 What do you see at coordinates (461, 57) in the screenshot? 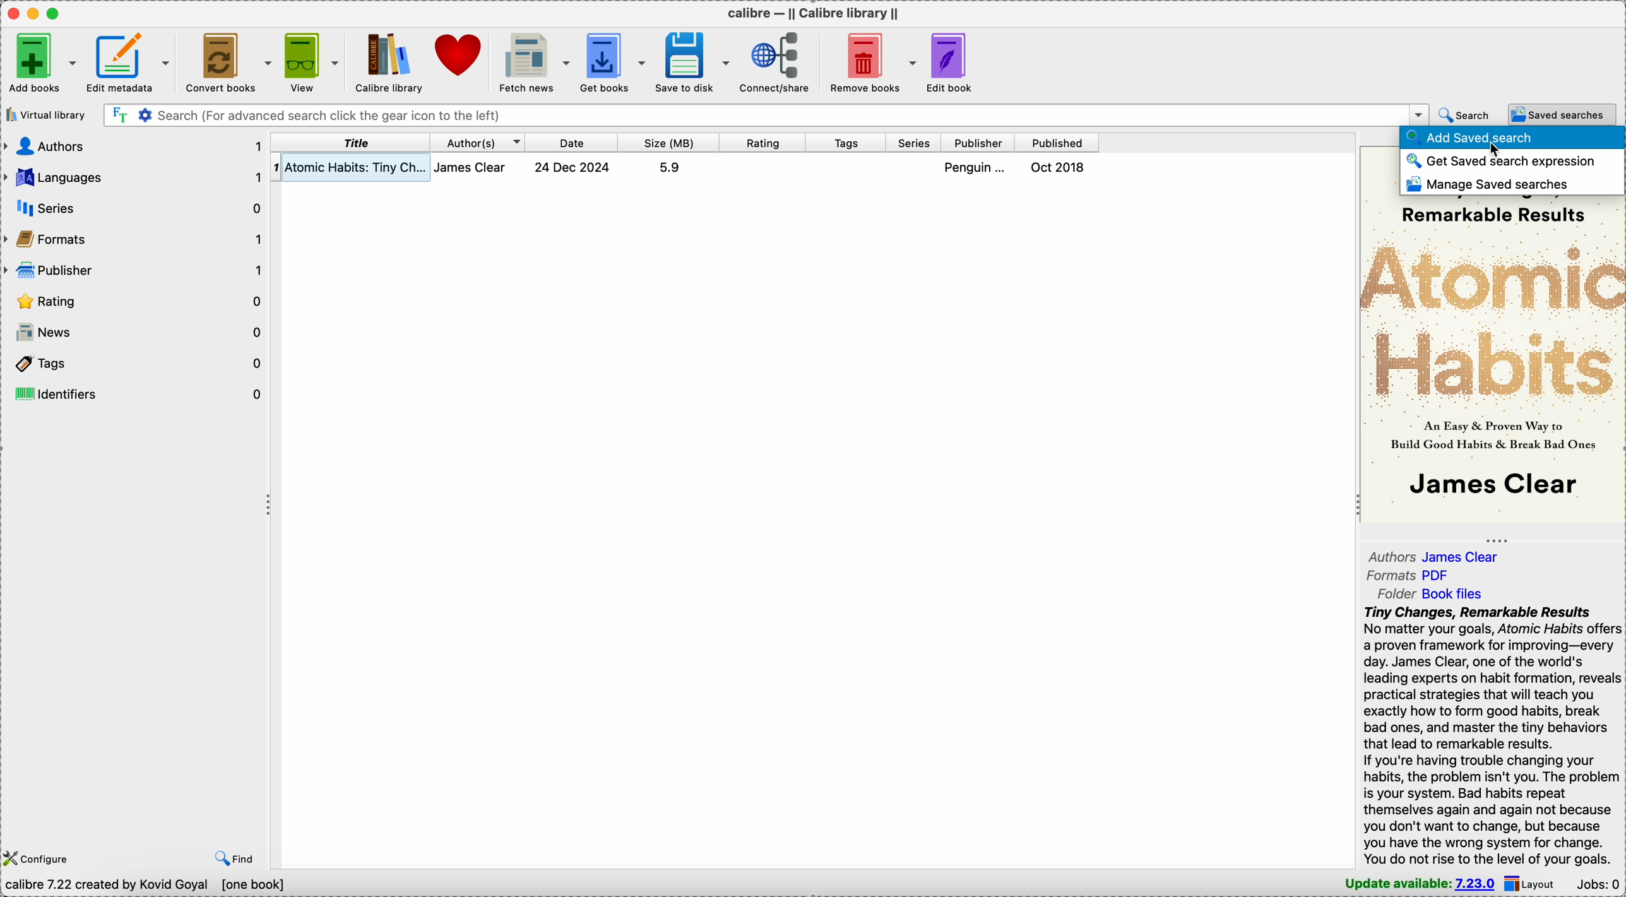
I see `donate` at bounding box center [461, 57].